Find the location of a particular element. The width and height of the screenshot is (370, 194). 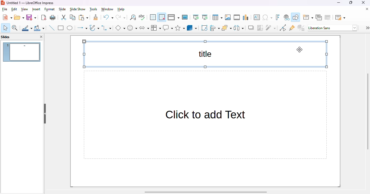

window is located at coordinates (107, 9).